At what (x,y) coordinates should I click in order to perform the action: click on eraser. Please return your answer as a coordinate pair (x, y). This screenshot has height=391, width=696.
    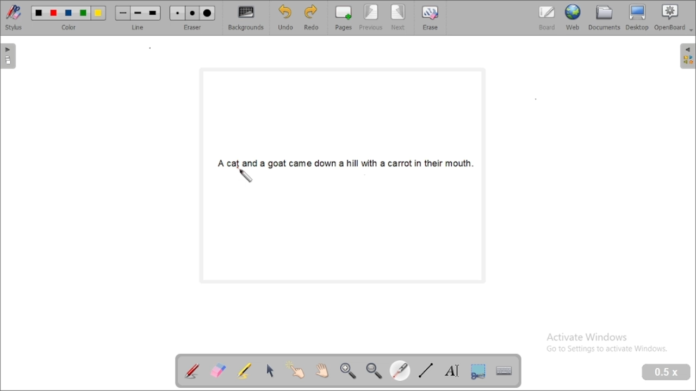
    Looking at the image, I should click on (192, 18).